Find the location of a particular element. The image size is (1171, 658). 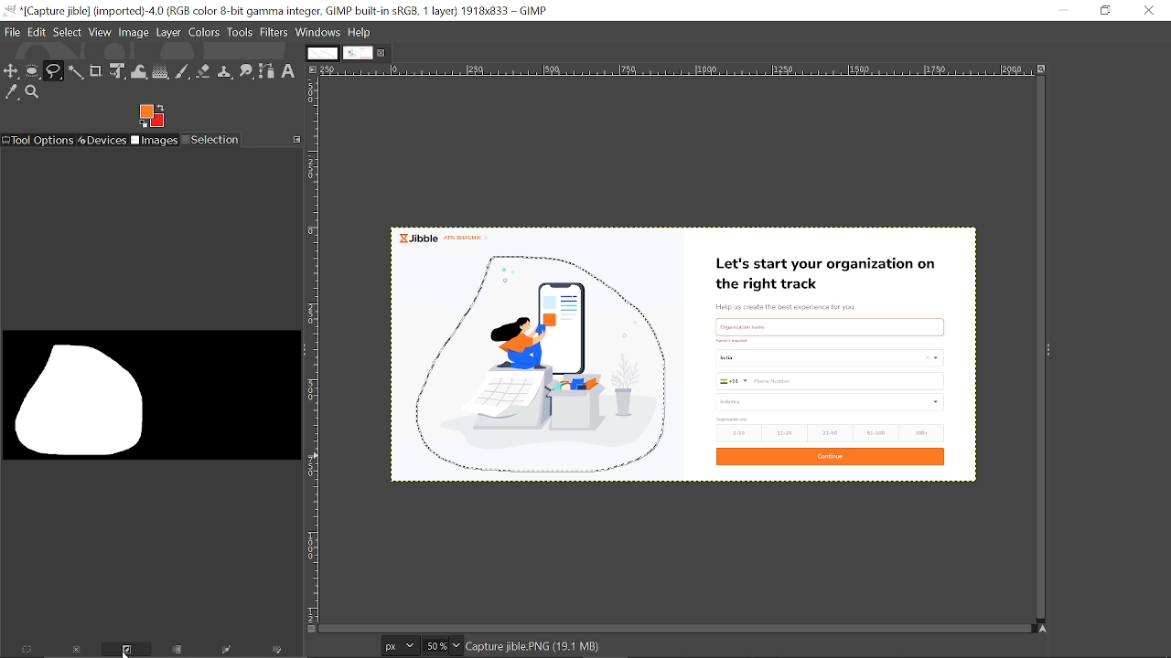

View is located at coordinates (101, 32).